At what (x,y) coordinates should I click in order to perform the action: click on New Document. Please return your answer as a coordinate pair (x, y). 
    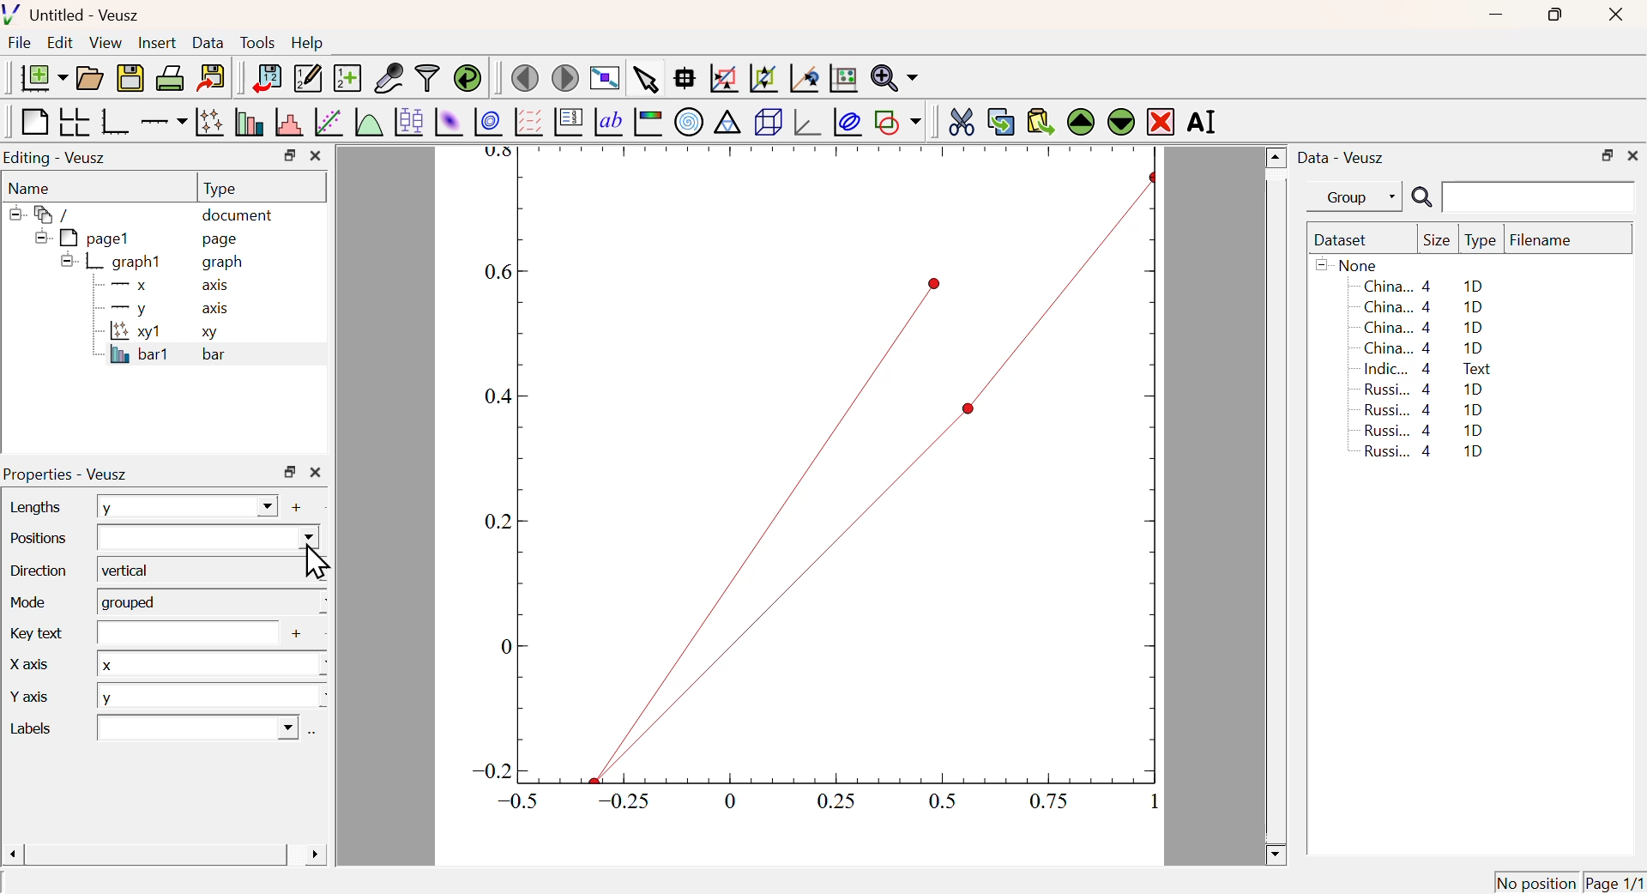
    Looking at the image, I should click on (43, 78).